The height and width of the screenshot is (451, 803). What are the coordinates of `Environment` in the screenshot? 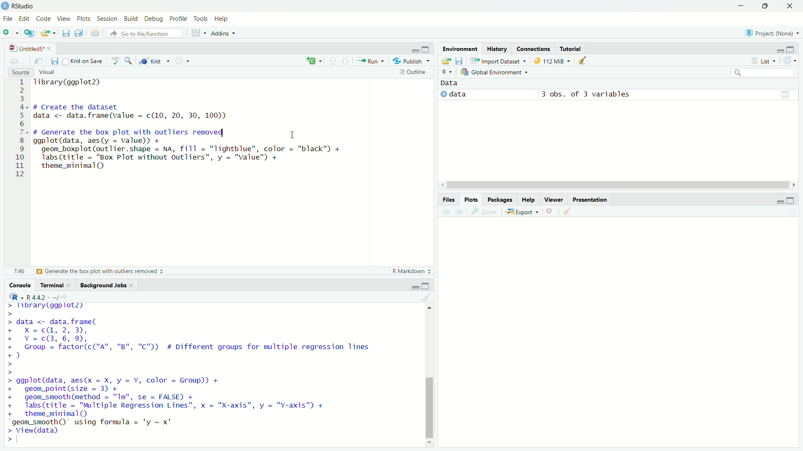 It's located at (459, 48).